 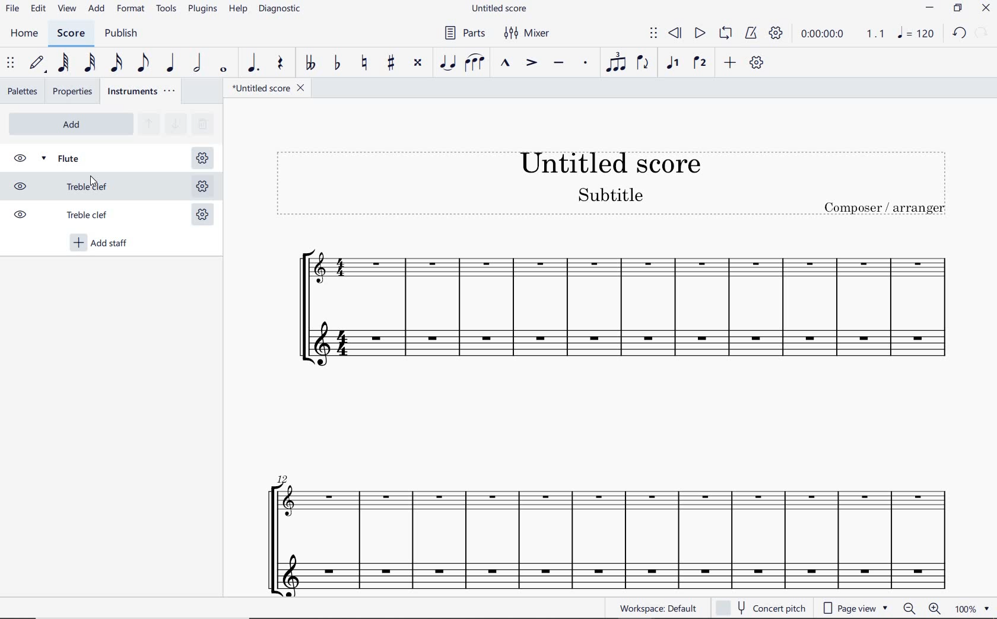 What do you see at coordinates (661, 608) in the screenshot?
I see `WORKSPACE: DEFAULT` at bounding box center [661, 608].